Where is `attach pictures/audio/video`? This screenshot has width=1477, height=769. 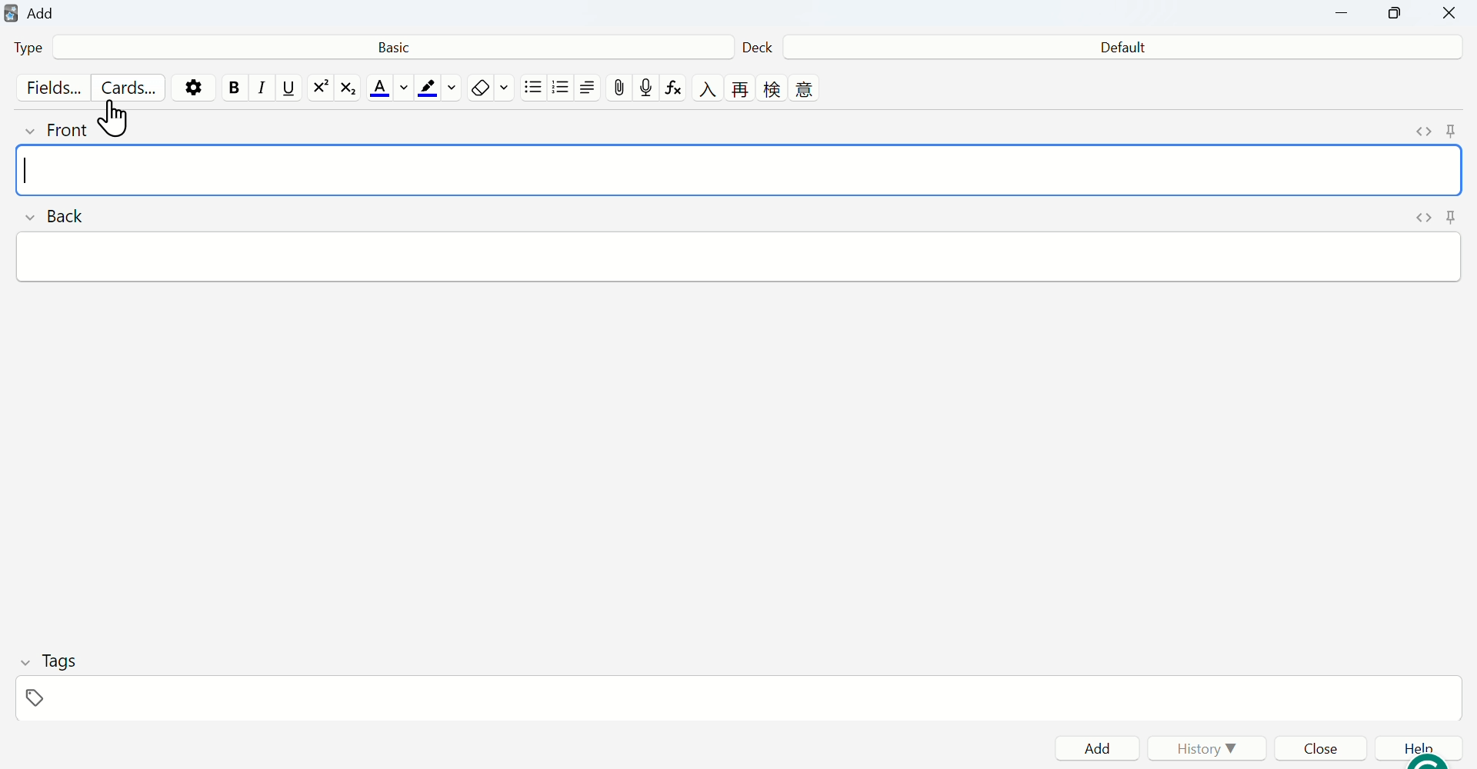
attach pictures/audio/video is located at coordinates (618, 88).